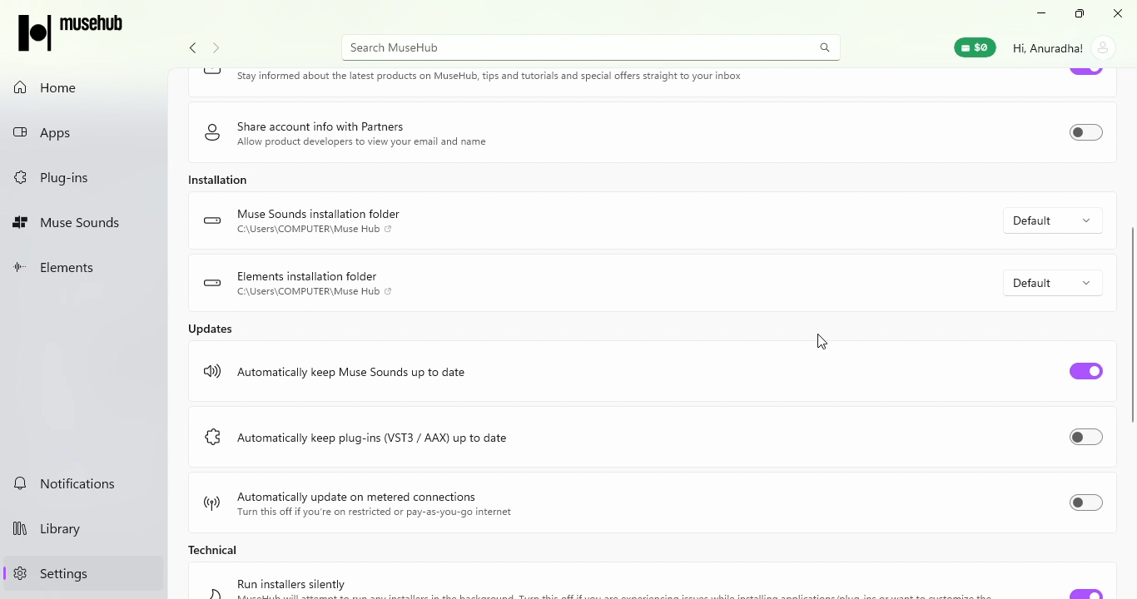 The image size is (1137, 599). I want to click on Hi, Anuradha!, so click(1048, 48).